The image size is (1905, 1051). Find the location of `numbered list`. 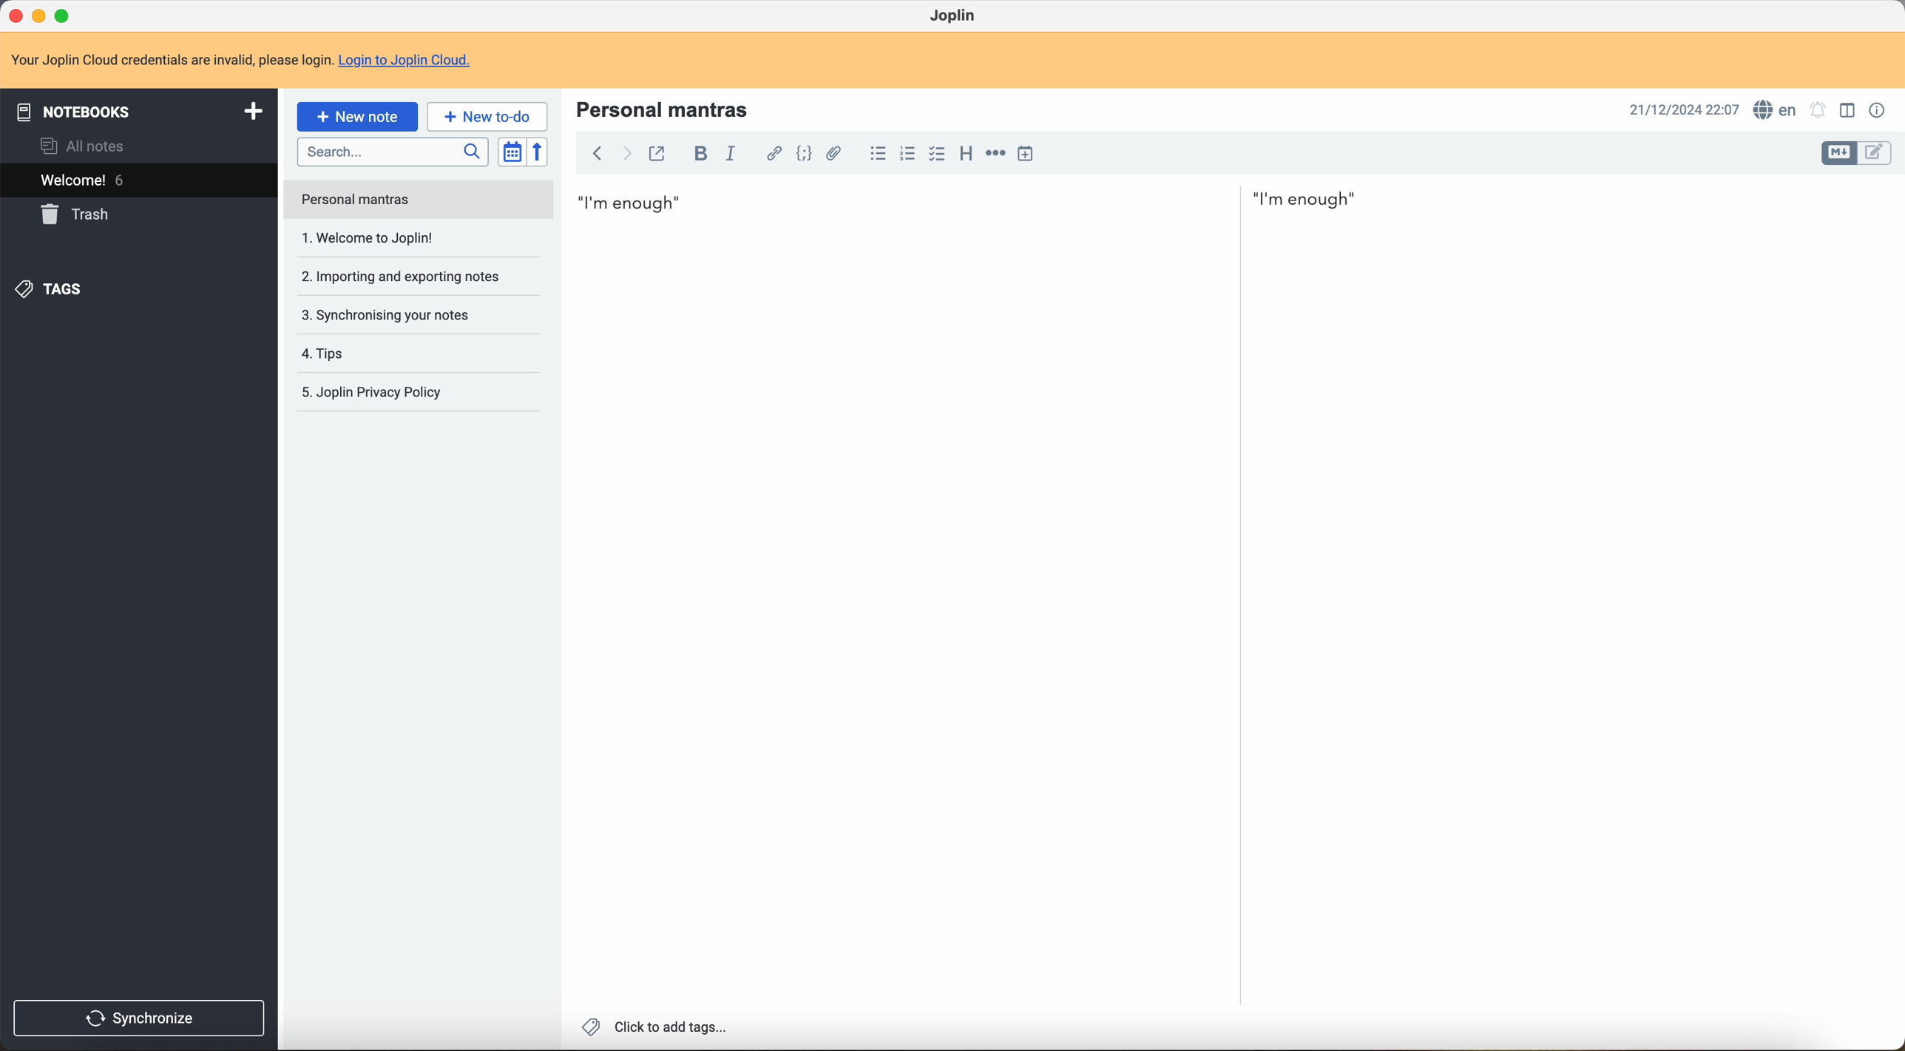

numbered list is located at coordinates (908, 153).